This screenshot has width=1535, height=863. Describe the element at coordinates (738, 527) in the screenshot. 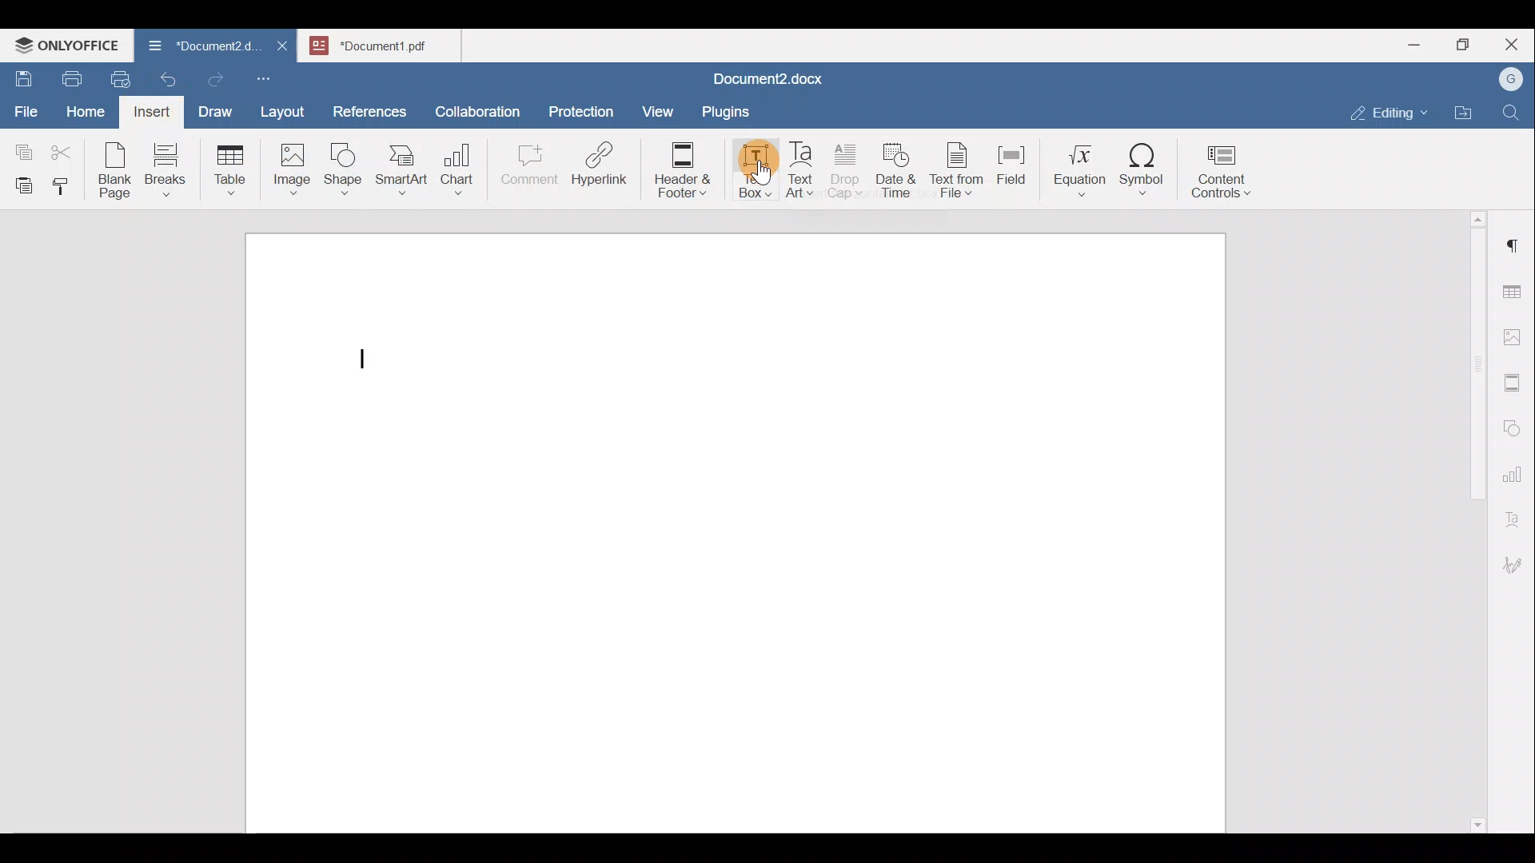

I see `Working area` at that location.